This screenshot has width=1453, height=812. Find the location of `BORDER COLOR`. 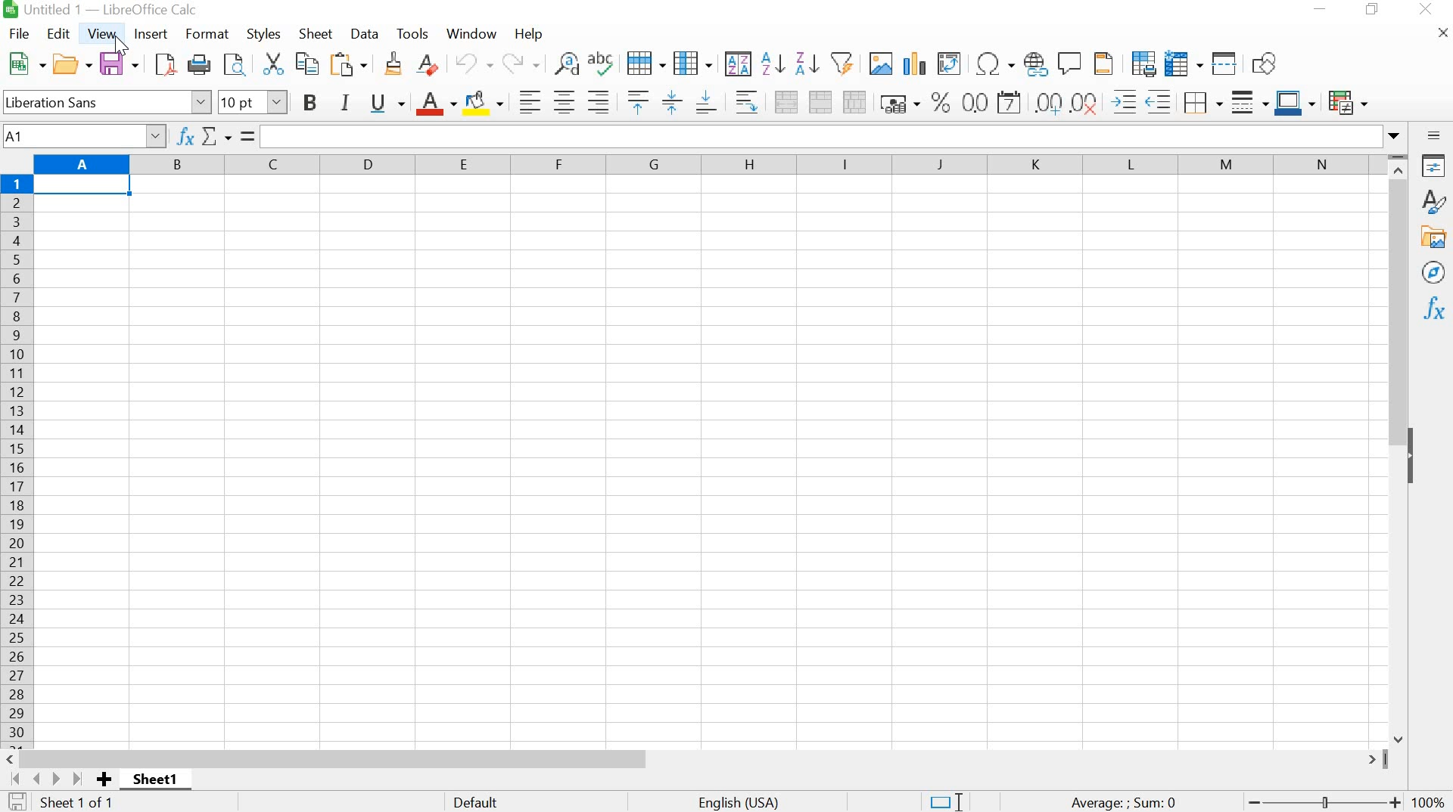

BORDER COLOR is located at coordinates (1294, 101).